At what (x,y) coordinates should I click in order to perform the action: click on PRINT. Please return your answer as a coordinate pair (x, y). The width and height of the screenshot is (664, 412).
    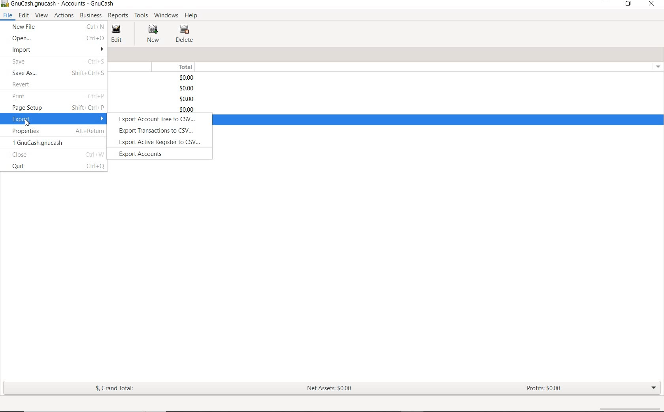
    Looking at the image, I should click on (18, 97).